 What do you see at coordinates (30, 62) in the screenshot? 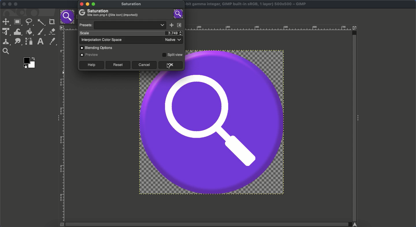
I see `Color` at bounding box center [30, 62].